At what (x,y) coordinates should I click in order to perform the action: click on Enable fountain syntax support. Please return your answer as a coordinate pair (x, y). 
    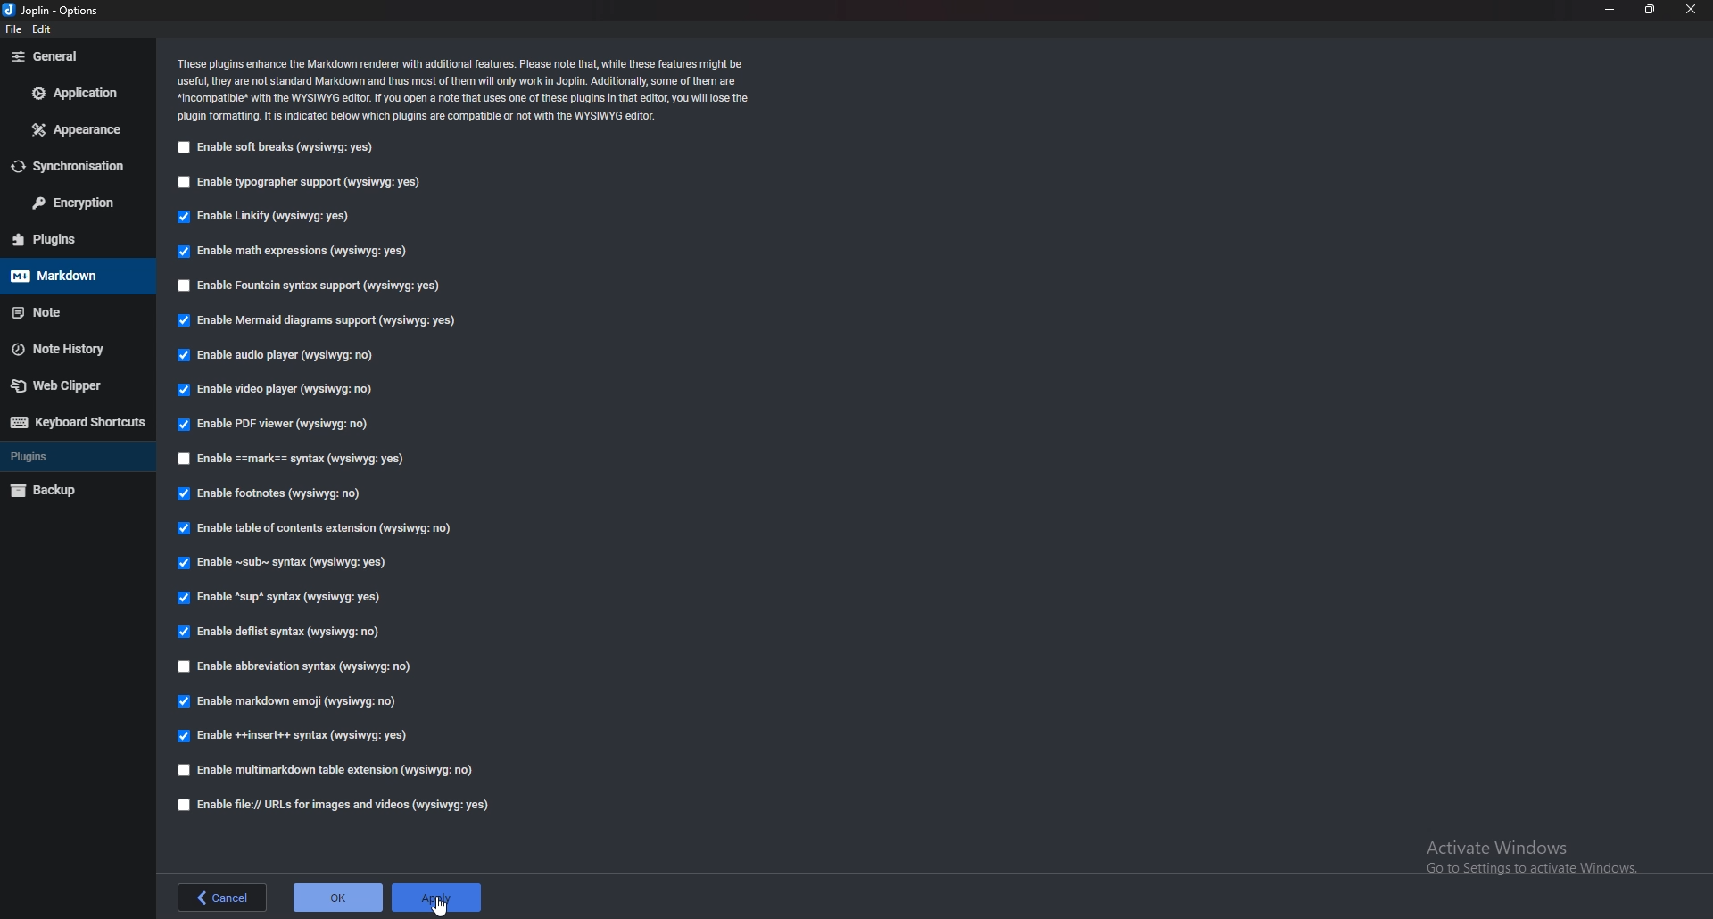
    Looking at the image, I should click on (311, 287).